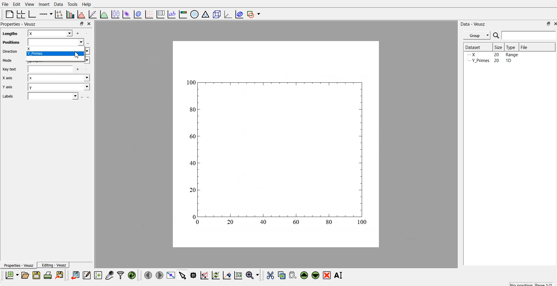 This screenshot has height=286, width=557. I want to click on move to previous page, so click(147, 275).